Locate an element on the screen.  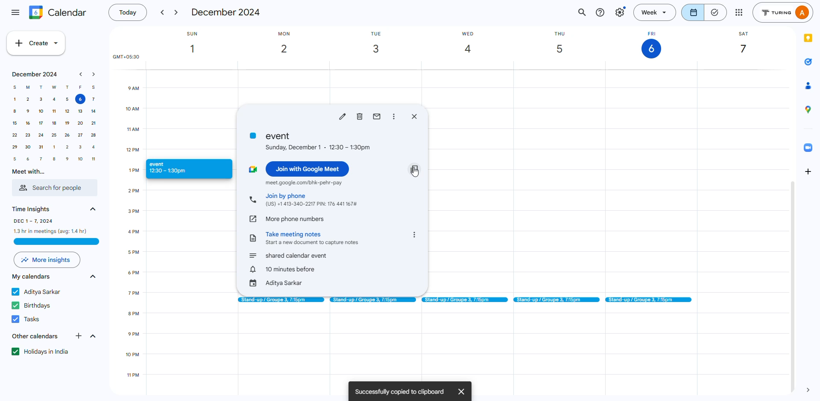
event is located at coordinates (289, 256).